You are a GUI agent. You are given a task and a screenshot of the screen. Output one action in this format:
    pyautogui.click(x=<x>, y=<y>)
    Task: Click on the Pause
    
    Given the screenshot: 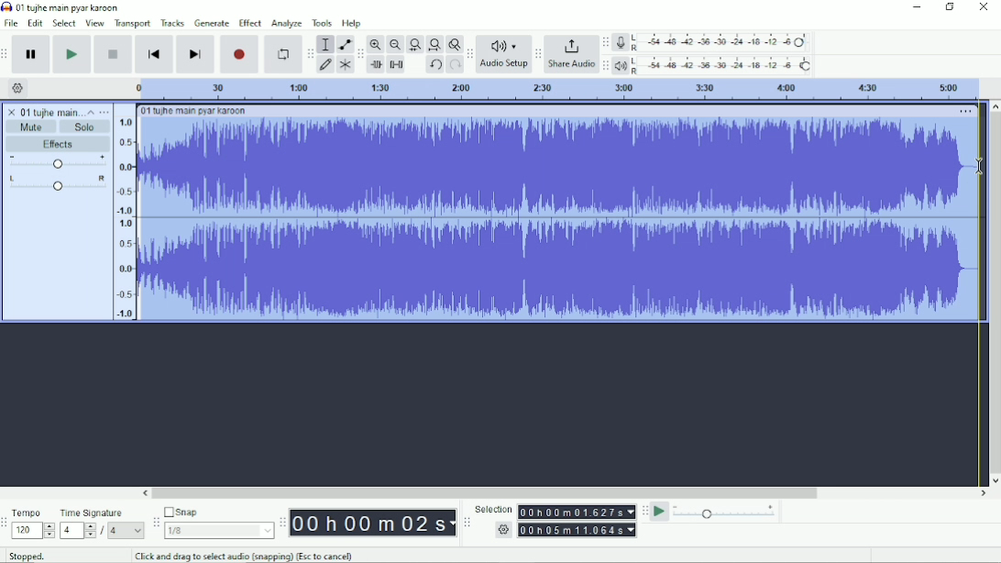 What is the action you would take?
    pyautogui.click(x=33, y=54)
    